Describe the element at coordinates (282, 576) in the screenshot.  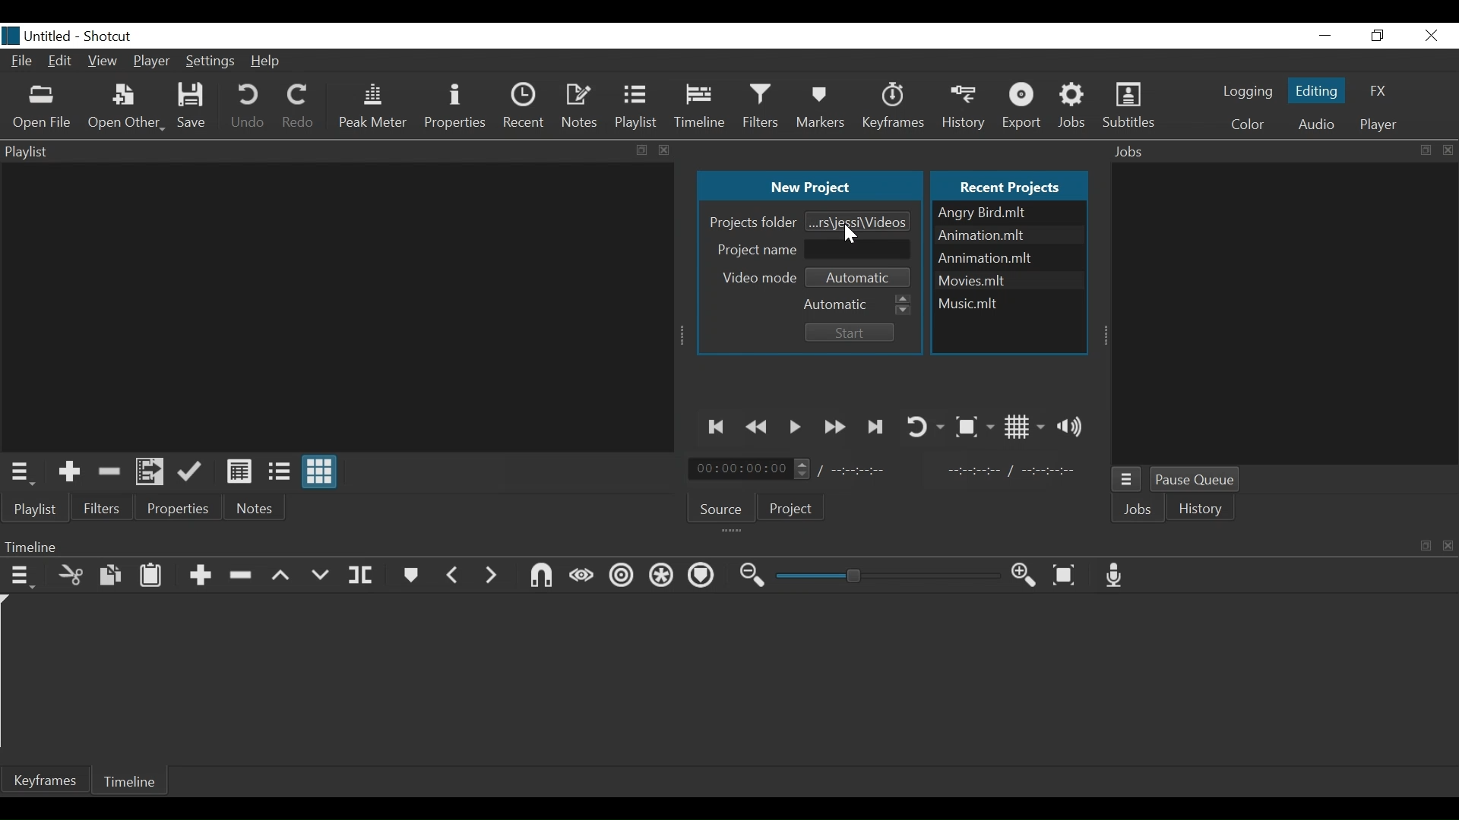
I see `Lift` at that location.